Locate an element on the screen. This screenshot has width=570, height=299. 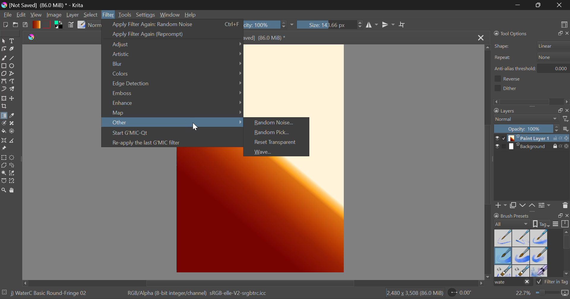
reverse is located at coordinates (514, 79).